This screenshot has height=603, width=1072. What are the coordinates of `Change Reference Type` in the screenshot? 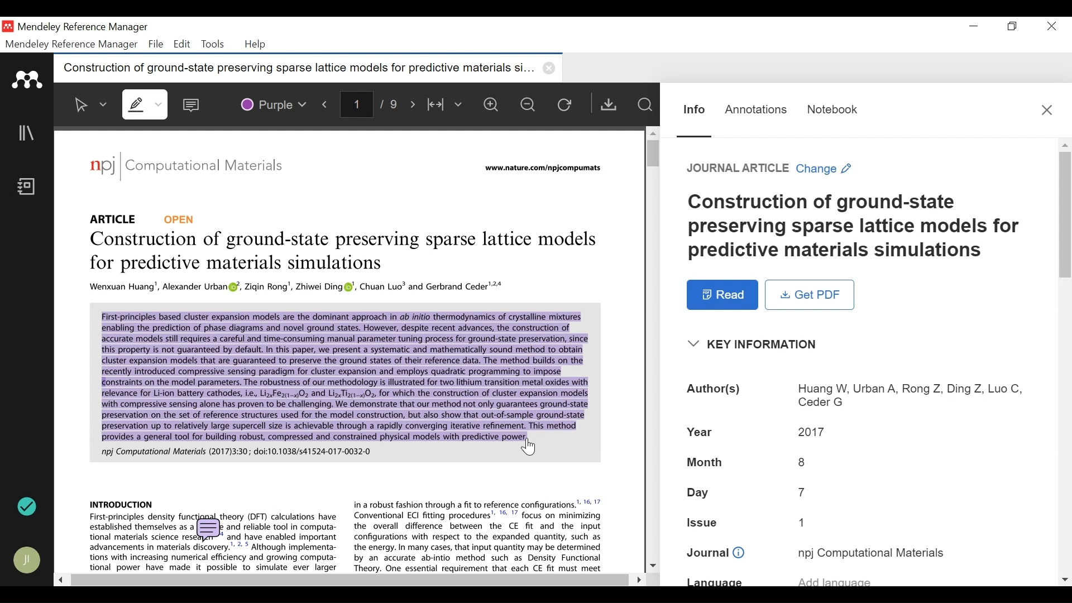 It's located at (769, 168).